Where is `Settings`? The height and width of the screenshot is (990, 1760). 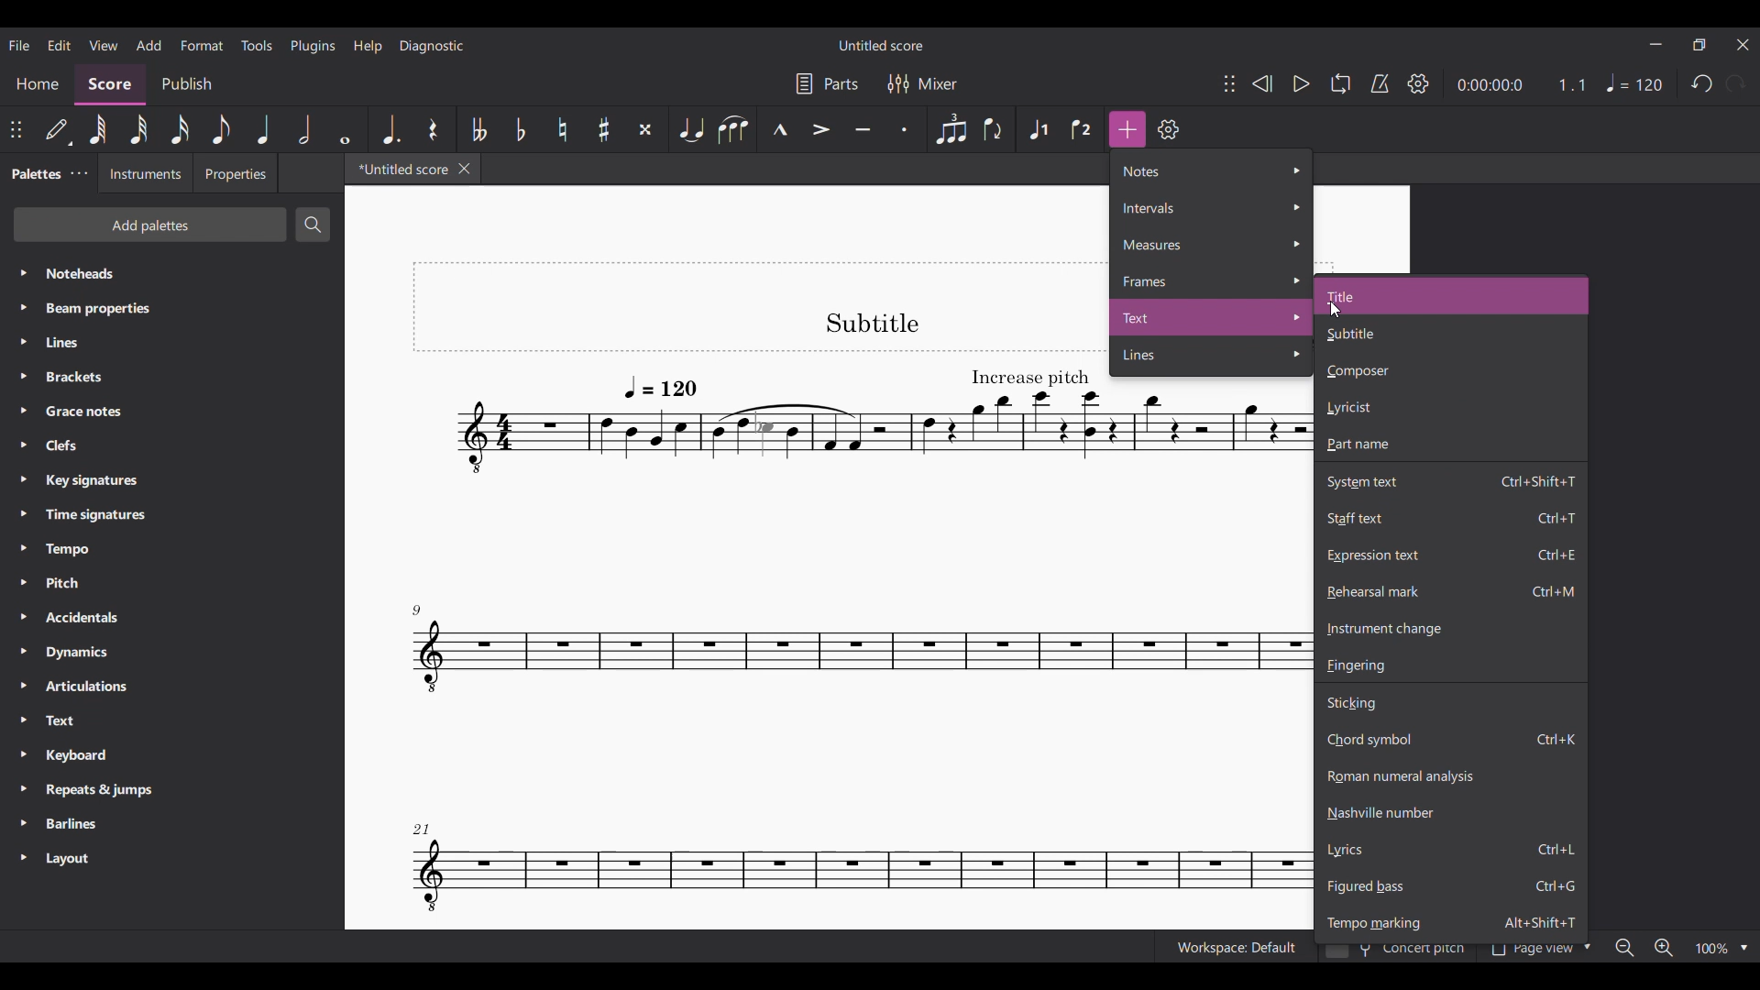
Settings is located at coordinates (1418, 82).